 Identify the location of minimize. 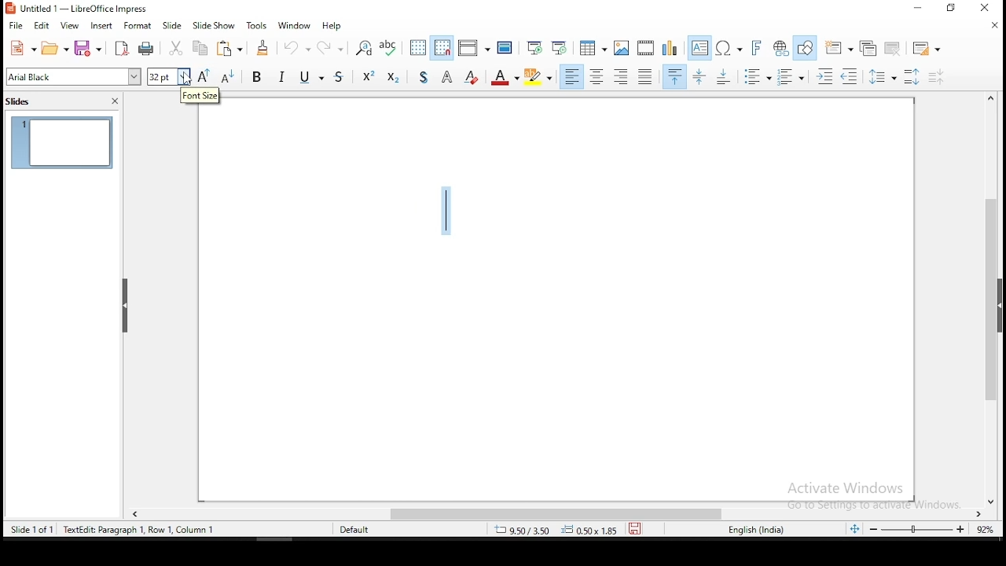
(919, 8).